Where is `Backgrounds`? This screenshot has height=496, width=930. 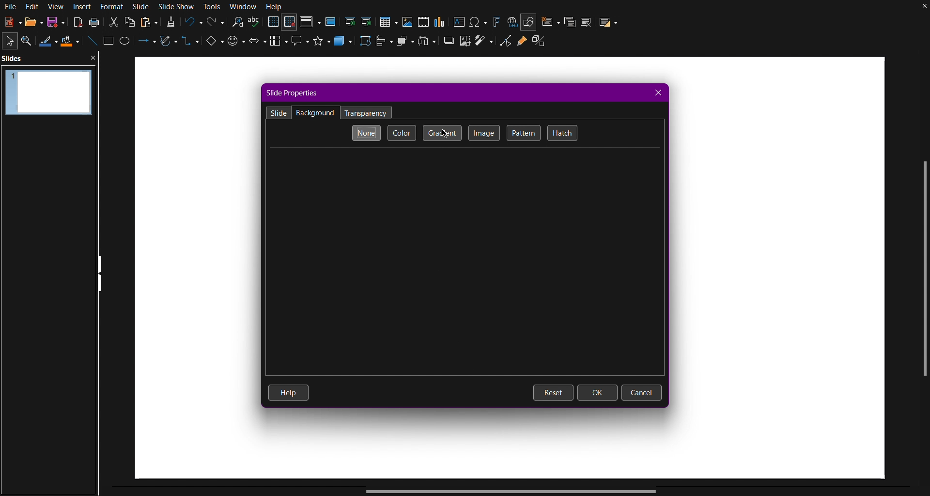
Backgrounds is located at coordinates (315, 113).